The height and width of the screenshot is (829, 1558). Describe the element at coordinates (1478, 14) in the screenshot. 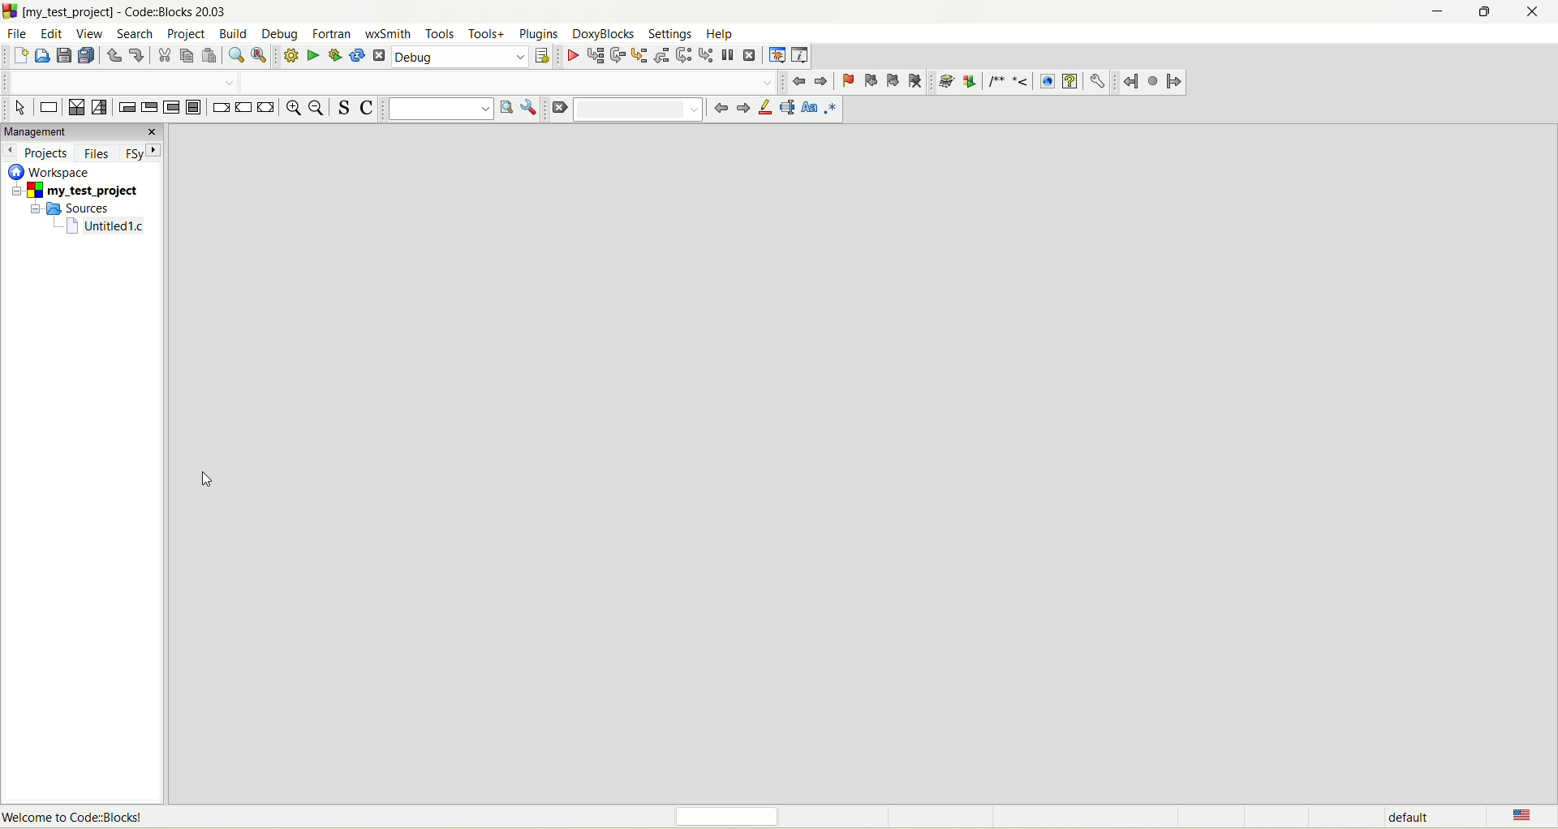

I see `maximize` at that location.